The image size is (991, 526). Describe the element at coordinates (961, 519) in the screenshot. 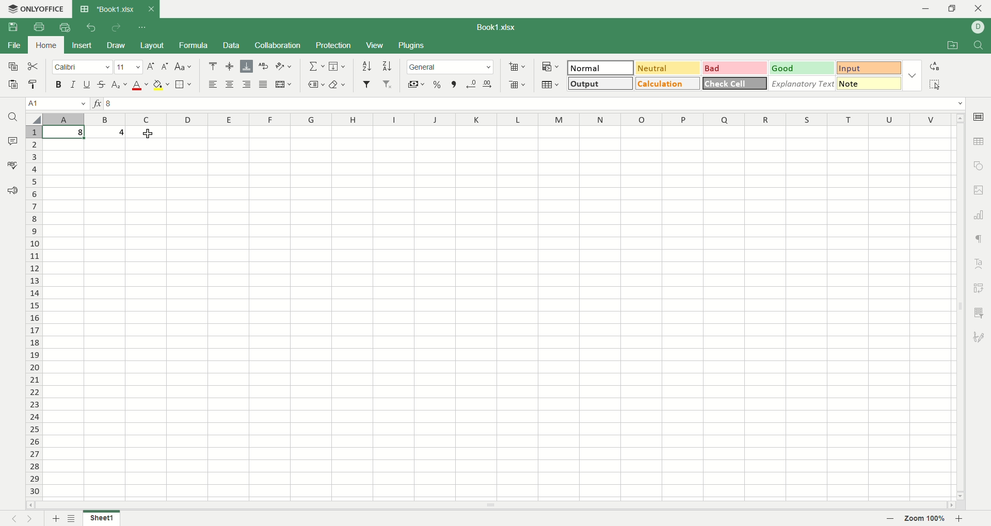

I see `zoom in` at that location.